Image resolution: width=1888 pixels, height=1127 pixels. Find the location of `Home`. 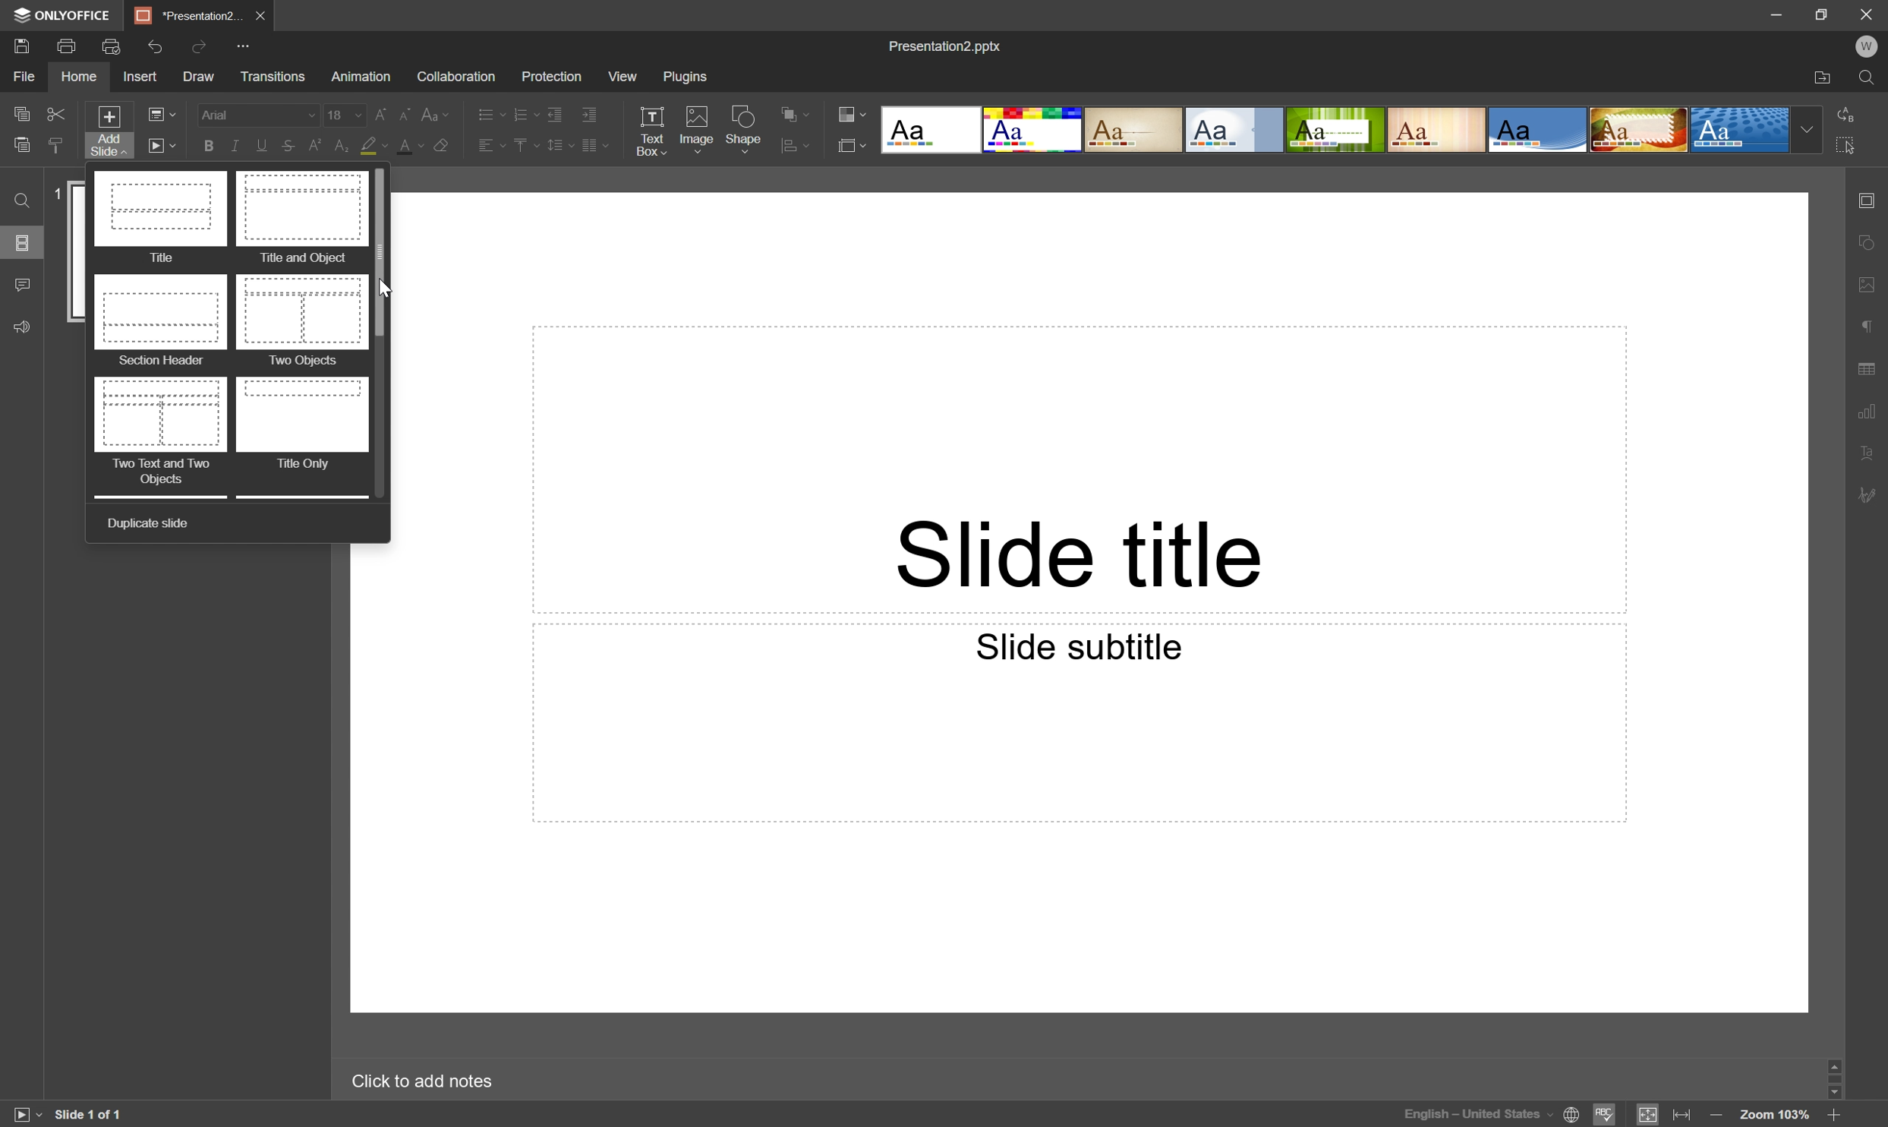

Home is located at coordinates (81, 78).